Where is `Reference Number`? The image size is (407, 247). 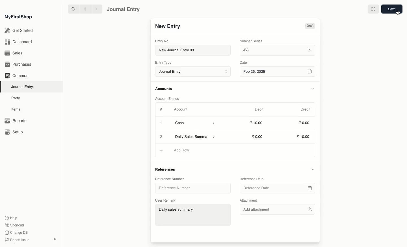
Reference Number is located at coordinates (177, 189).